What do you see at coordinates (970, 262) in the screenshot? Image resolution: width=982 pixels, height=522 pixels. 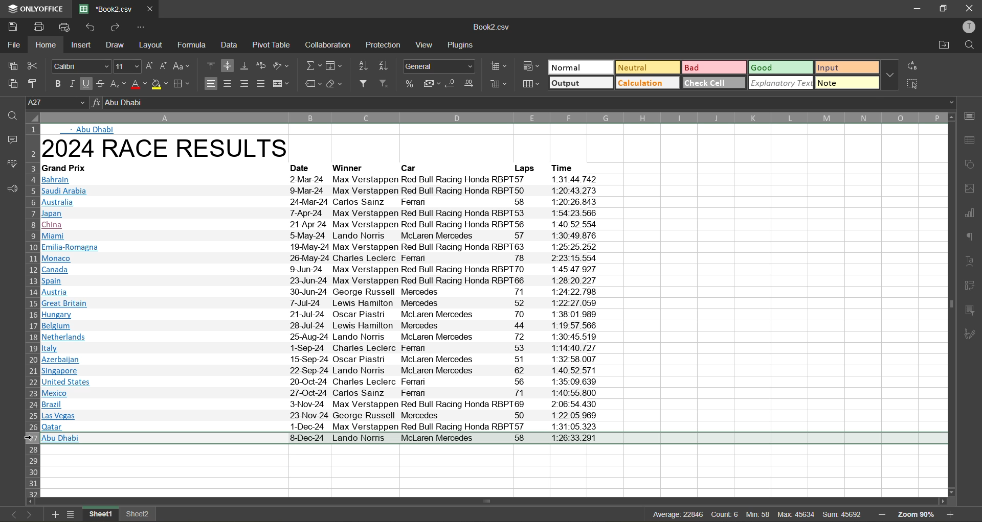 I see `text` at bounding box center [970, 262].